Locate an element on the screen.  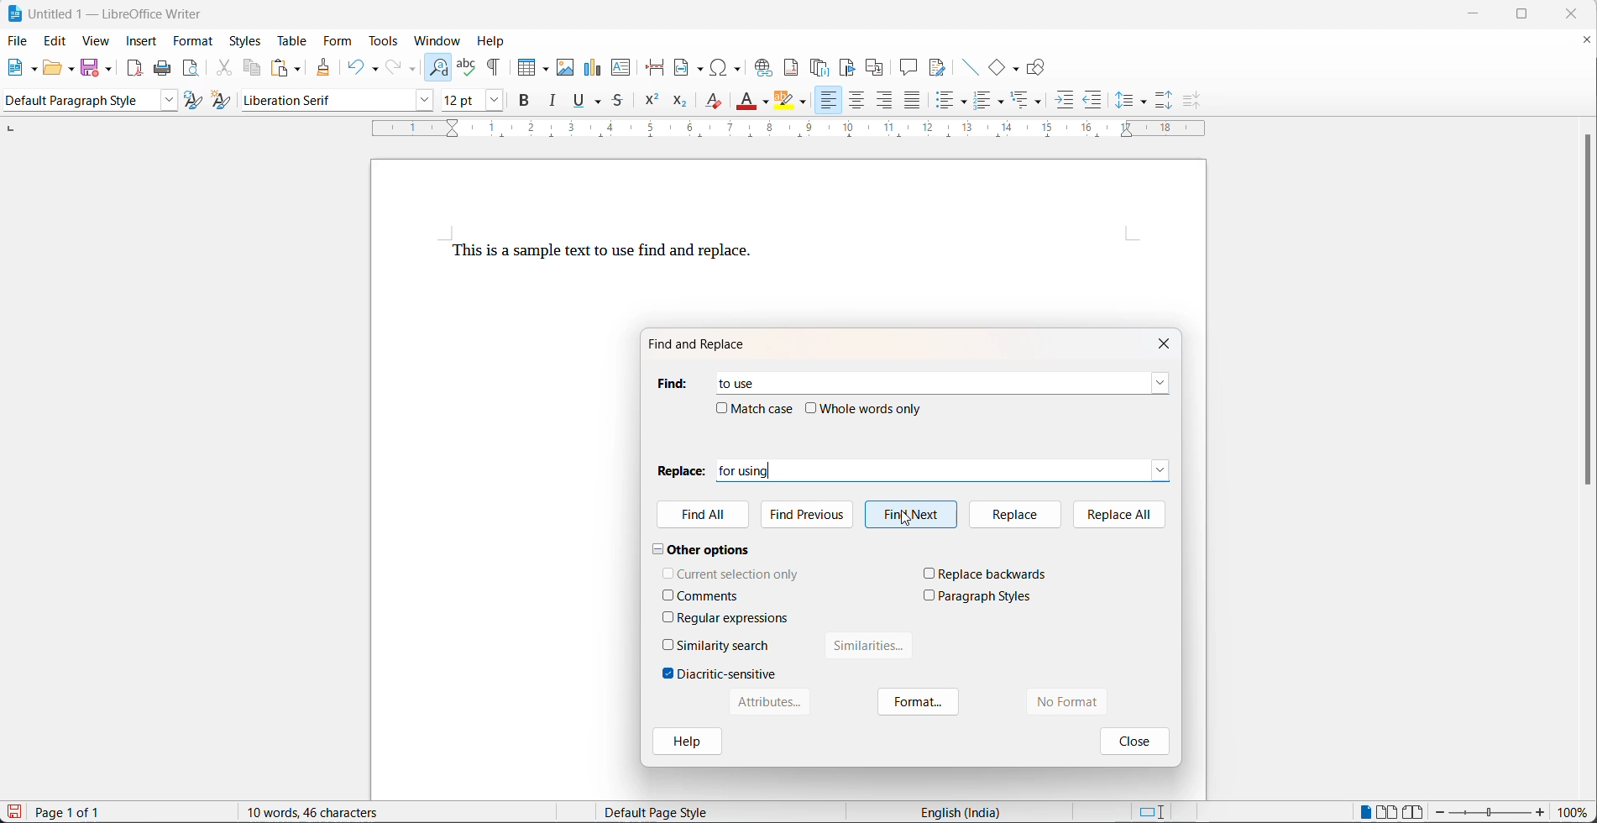
text align left is located at coordinates (886, 102).